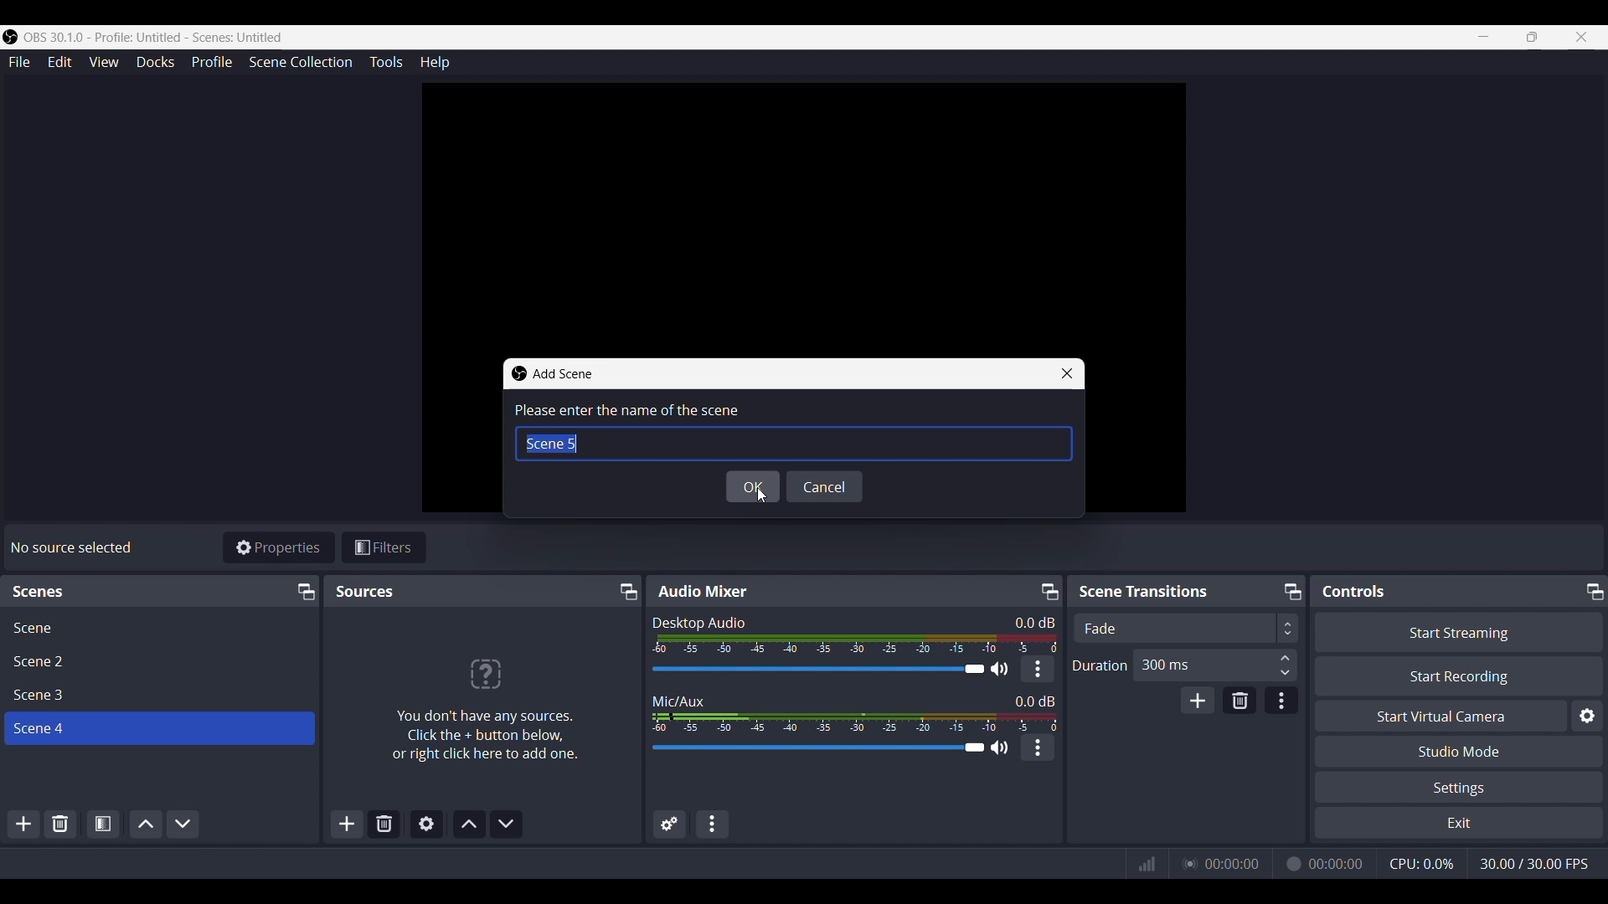  What do you see at coordinates (160, 626) in the screenshot?
I see `Scene` at bounding box center [160, 626].